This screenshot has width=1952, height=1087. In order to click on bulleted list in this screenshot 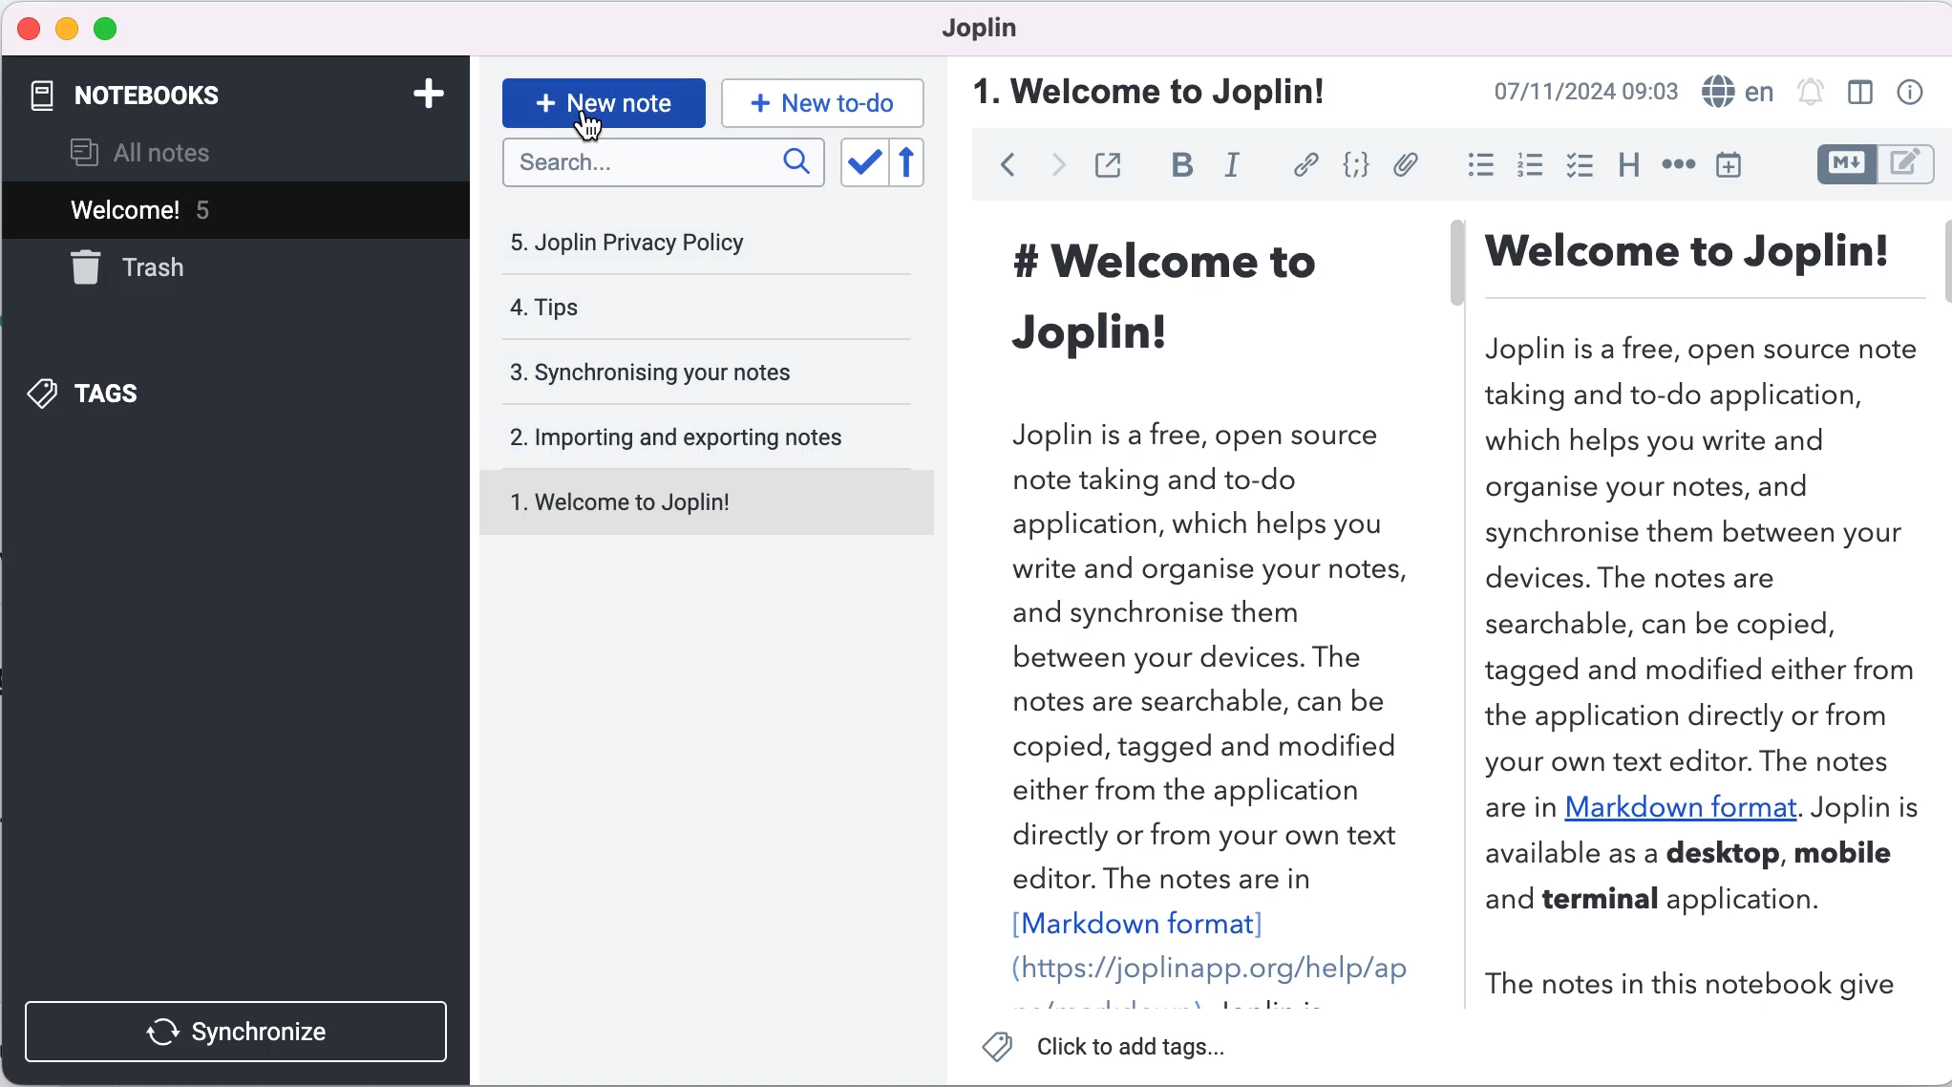, I will do `click(1472, 169)`.